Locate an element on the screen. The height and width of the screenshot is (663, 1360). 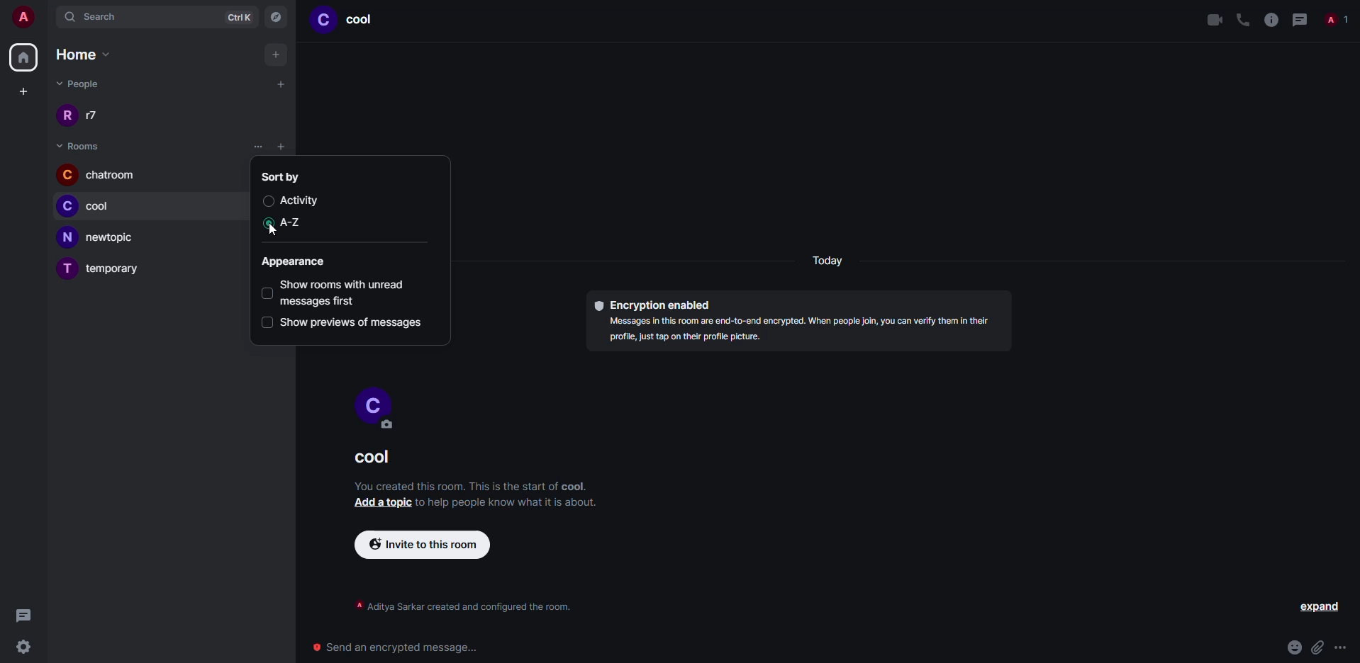
attach is located at coordinates (1318, 647).